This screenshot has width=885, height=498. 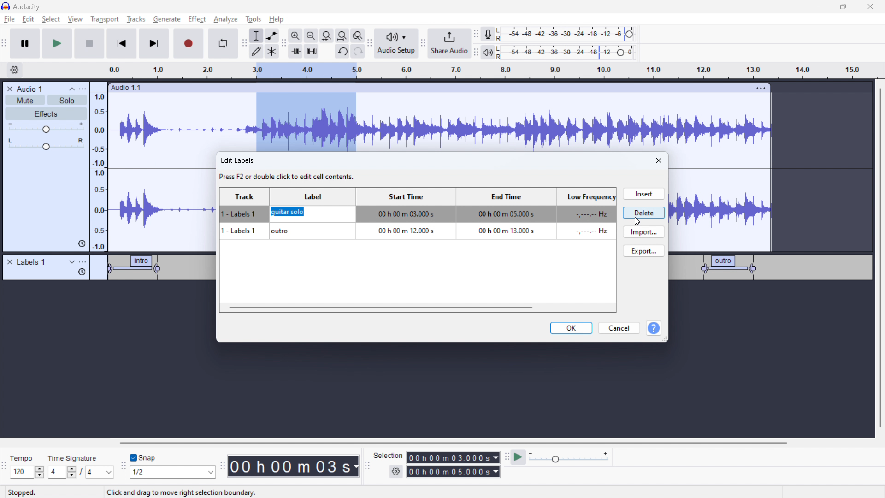 What do you see at coordinates (870, 7) in the screenshot?
I see `close` at bounding box center [870, 7].